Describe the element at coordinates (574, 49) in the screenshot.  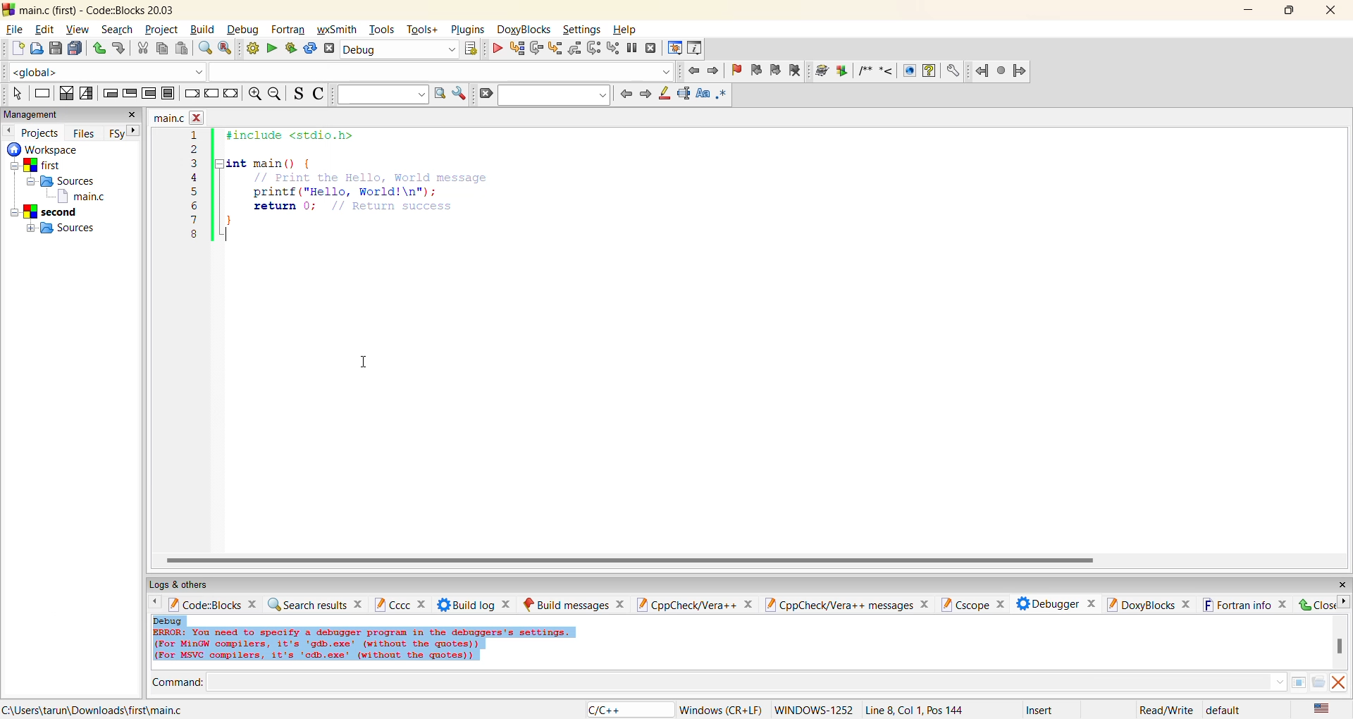
I see `step out` at that location.